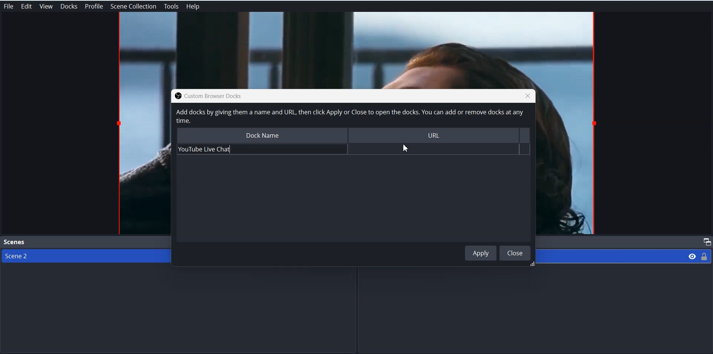  Describe the element at coordinates (704, 256) in the screenshot. I see `Lock/ Unlock` at that location.